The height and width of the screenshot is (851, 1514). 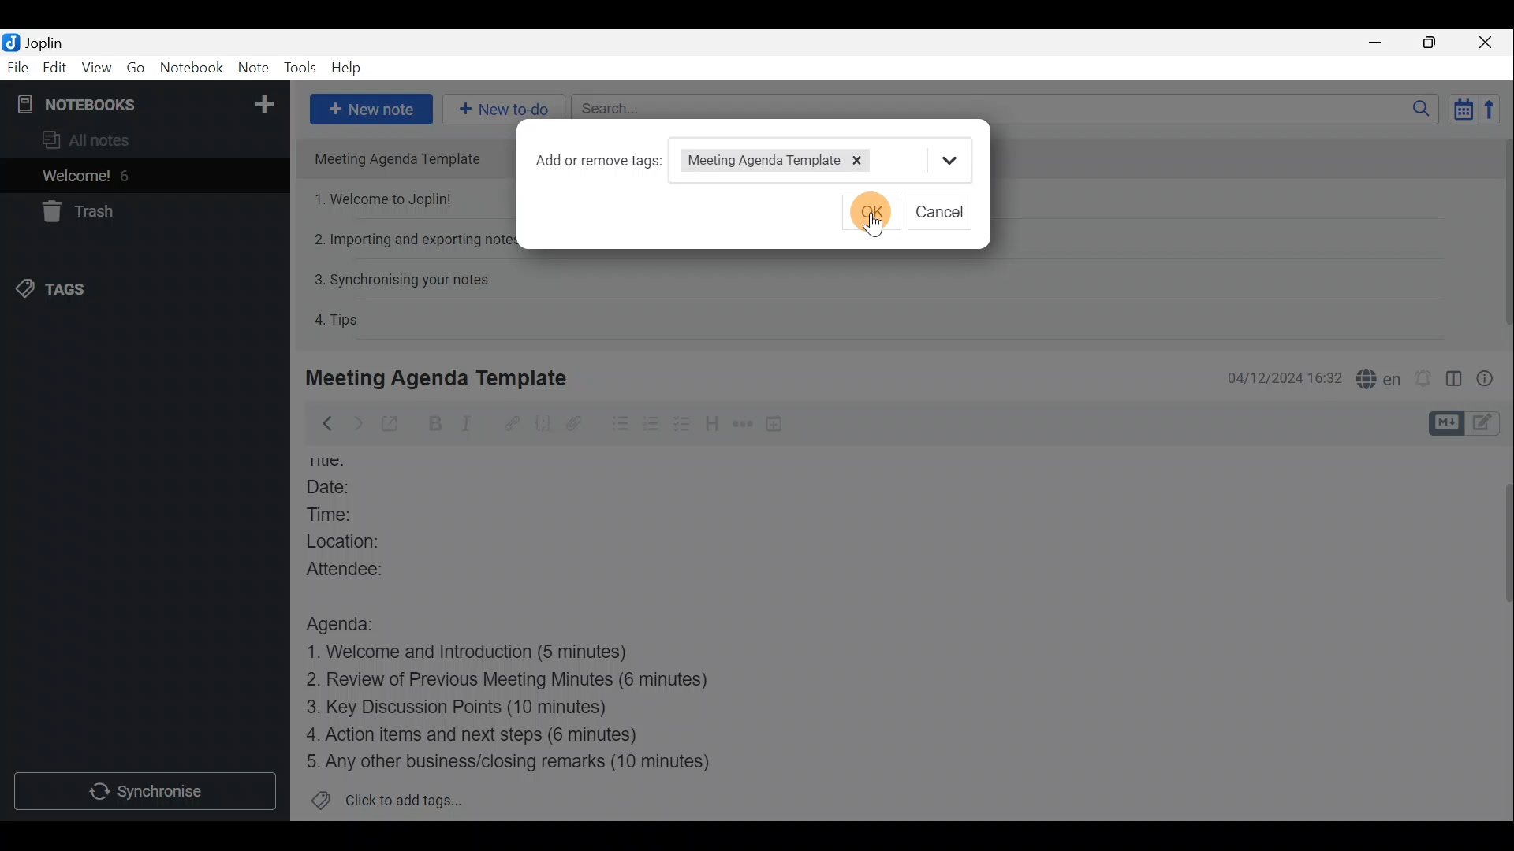 What do you see at coordinates (866, 210) in the screenshot?
I see `ok` at bounding box center [866, 210].